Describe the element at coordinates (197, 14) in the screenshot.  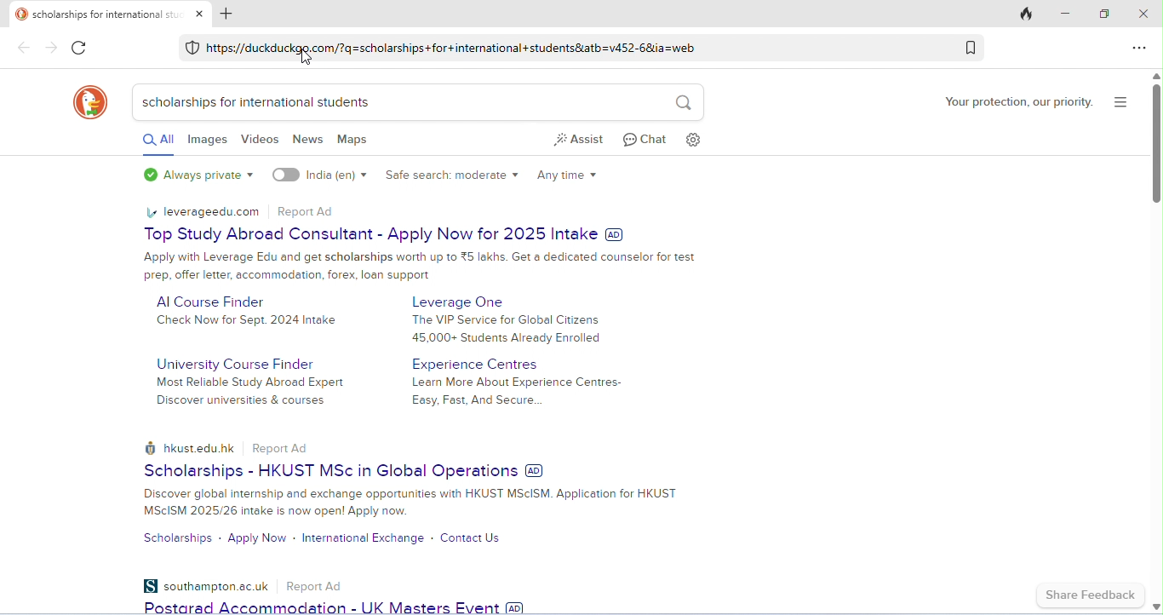
I see `close` at that location.